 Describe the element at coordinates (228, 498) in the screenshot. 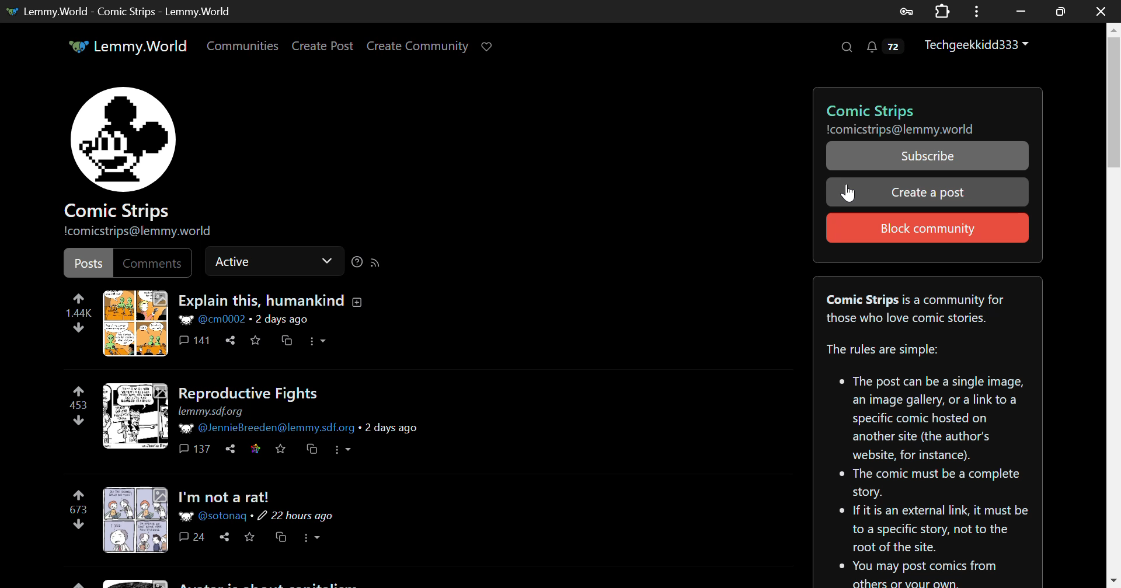

I see `I'm not a rat!` at that location.